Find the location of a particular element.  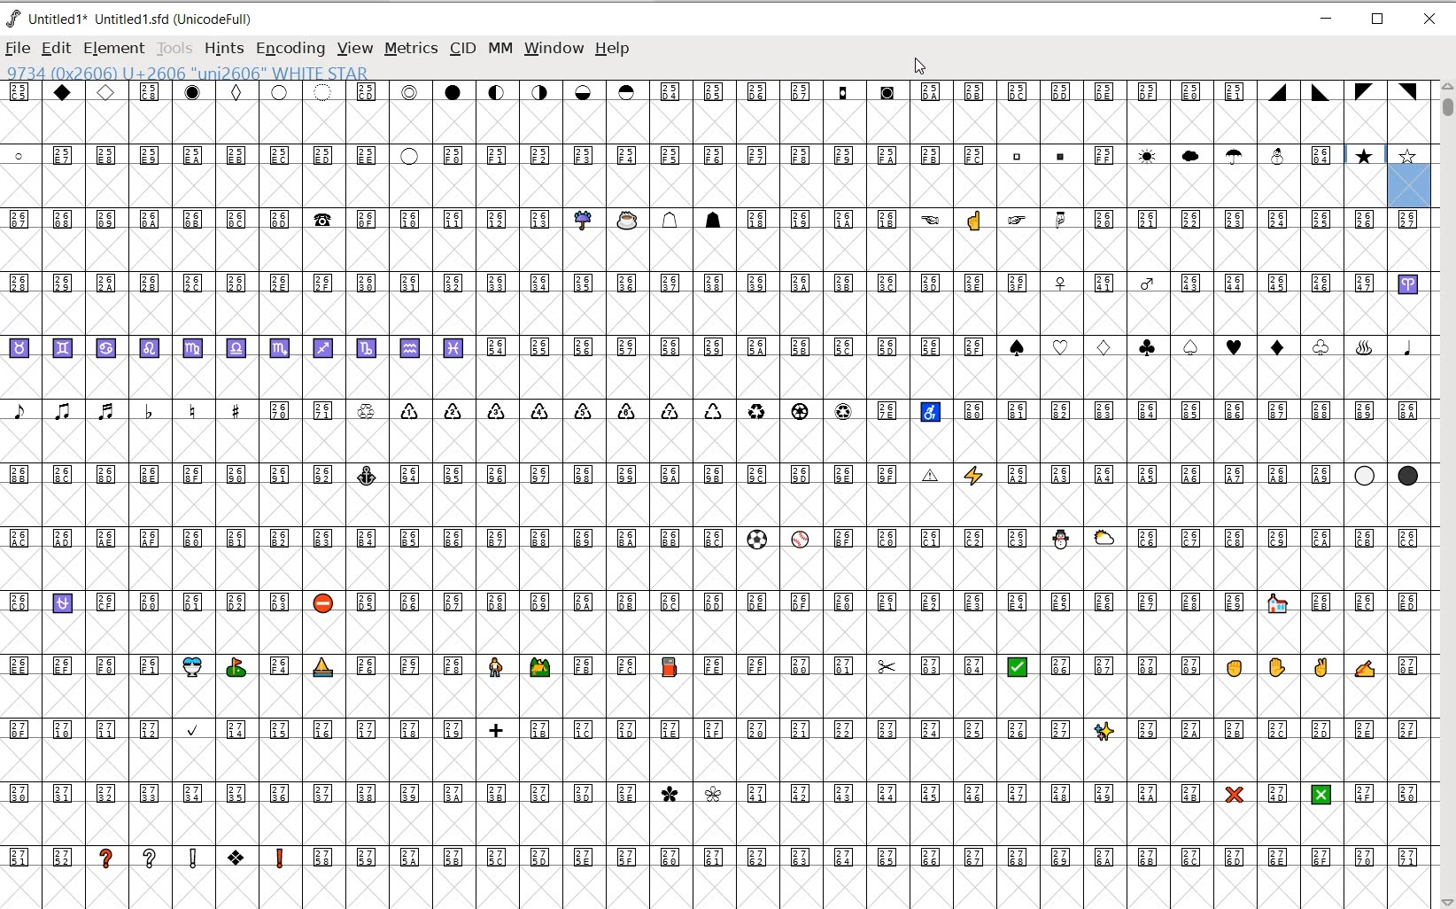

ENCODING is located at coordinates (289, 50).